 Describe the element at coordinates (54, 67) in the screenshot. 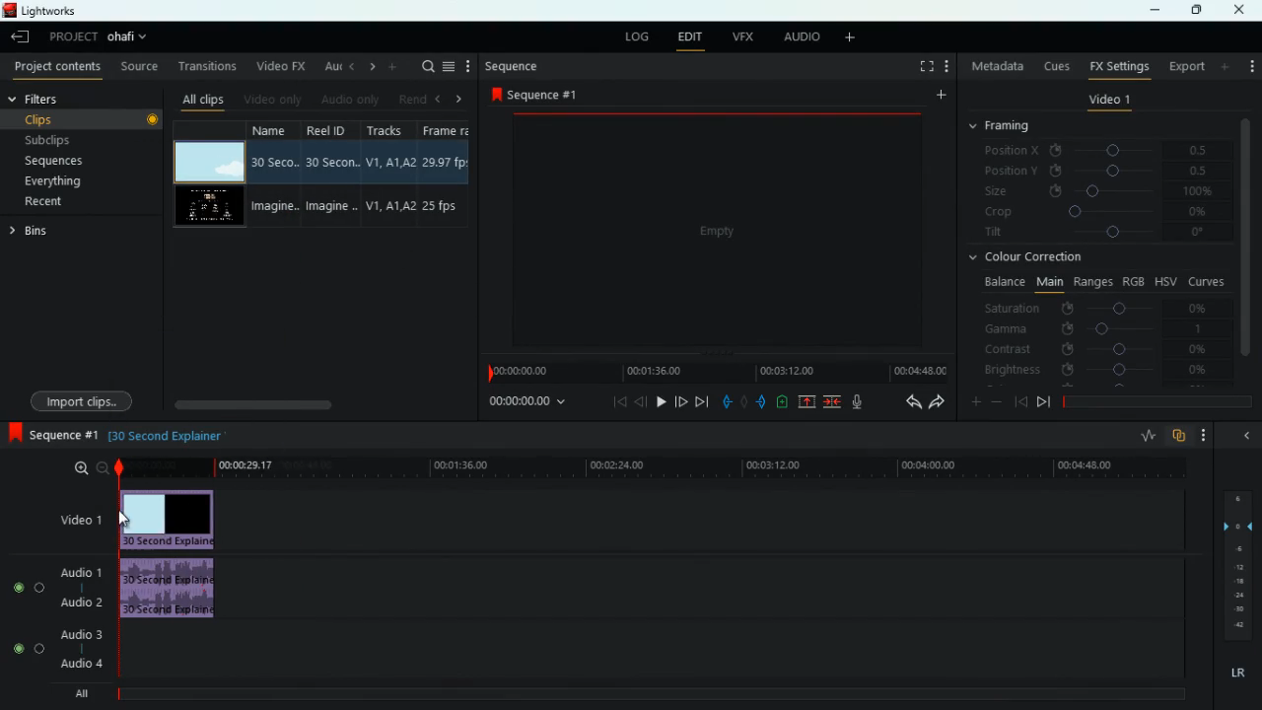

I see `project contents` at that location.